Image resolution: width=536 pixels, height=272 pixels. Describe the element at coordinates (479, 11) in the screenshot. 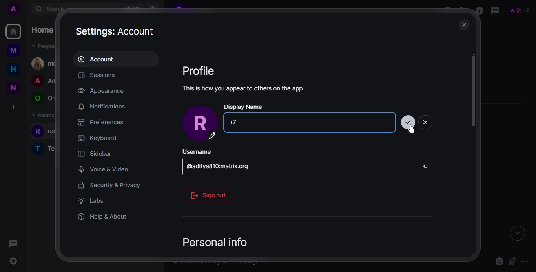

I see `info` at that location.